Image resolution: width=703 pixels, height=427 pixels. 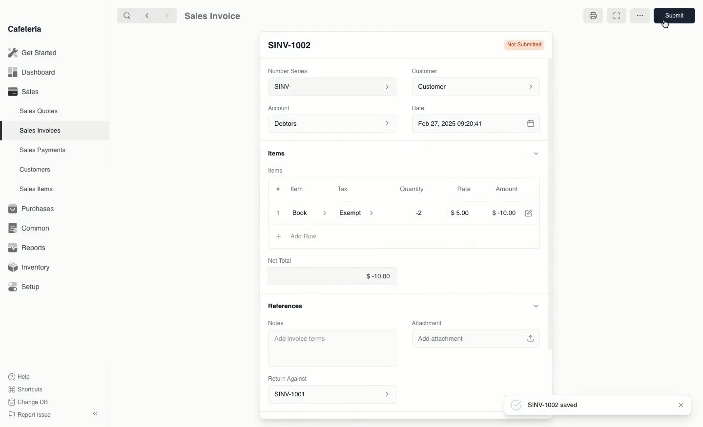 I want to click on Items, so click(x=275, y=171).